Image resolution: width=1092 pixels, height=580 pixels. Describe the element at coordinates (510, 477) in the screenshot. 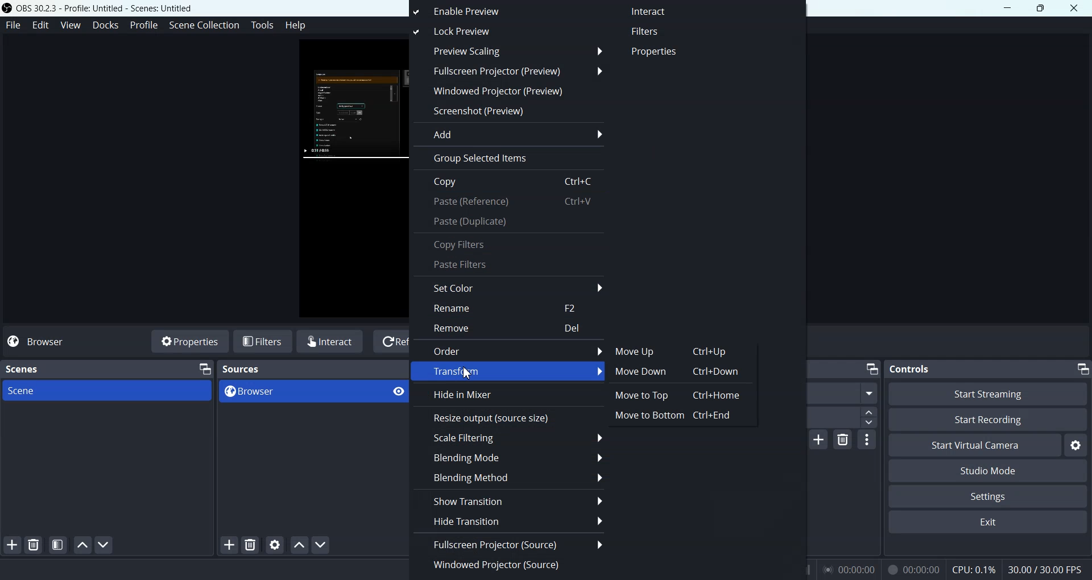

I see `Blending Method` at that location.